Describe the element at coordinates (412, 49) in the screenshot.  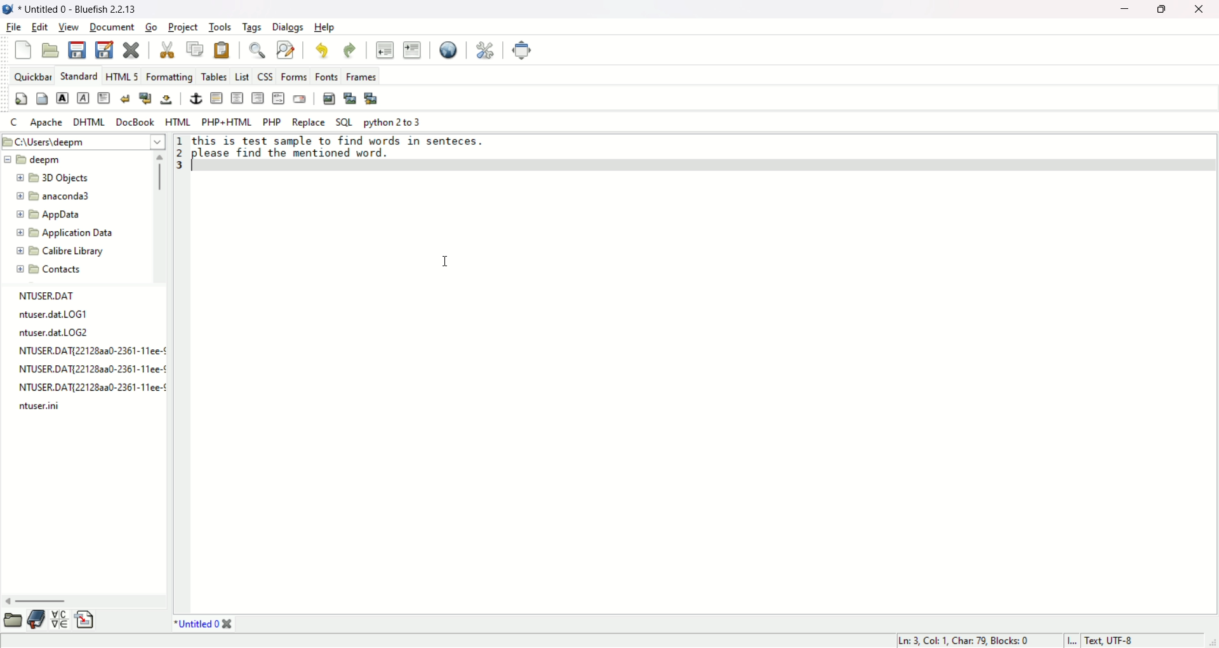
I see `indent` at that location.